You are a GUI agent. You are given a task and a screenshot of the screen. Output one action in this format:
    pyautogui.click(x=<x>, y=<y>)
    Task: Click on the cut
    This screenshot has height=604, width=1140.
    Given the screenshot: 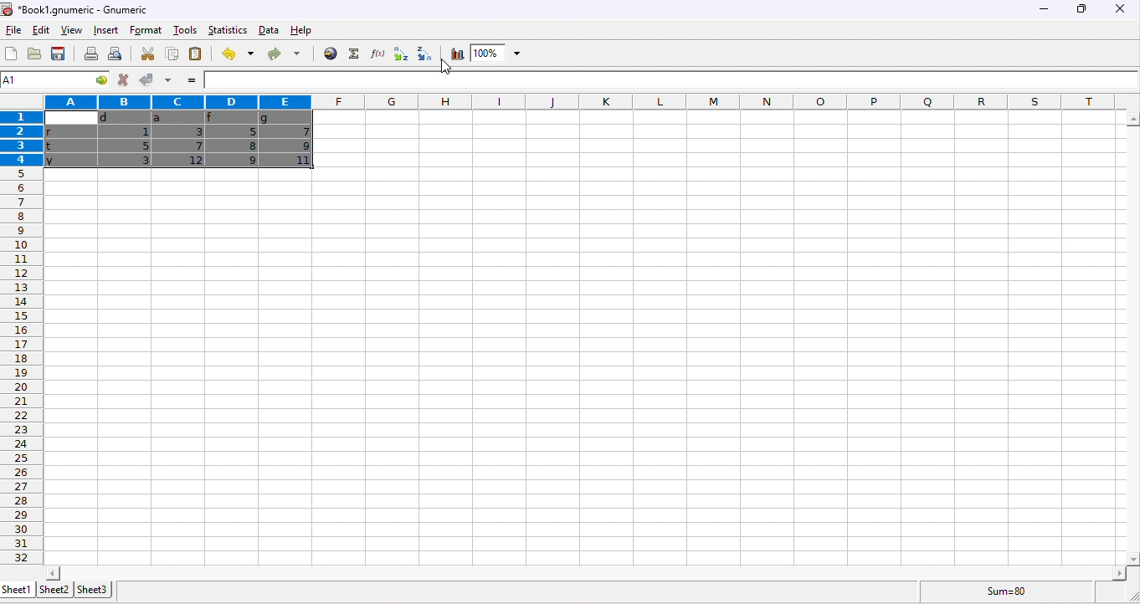 What is the action you would take?
    pyautogui.click(x=150, y=54)
    